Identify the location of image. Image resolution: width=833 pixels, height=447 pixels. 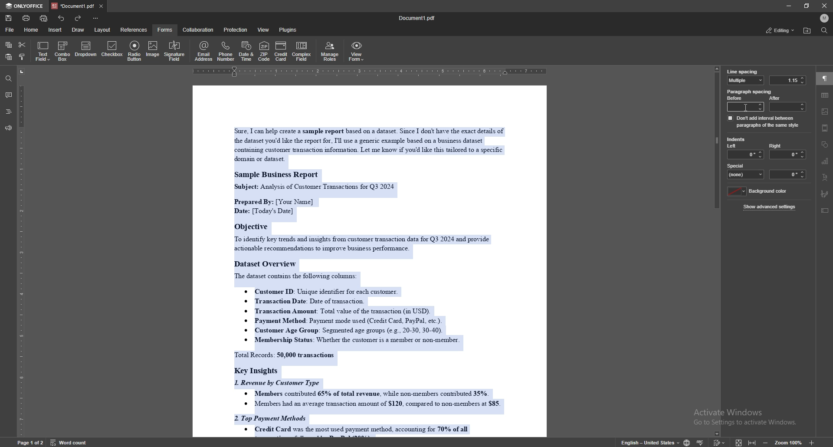
(152, 50).